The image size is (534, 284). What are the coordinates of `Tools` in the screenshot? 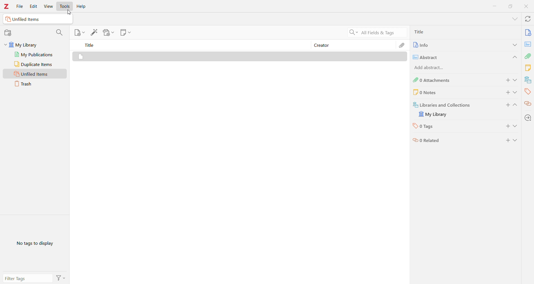 It's located at (65, 6).